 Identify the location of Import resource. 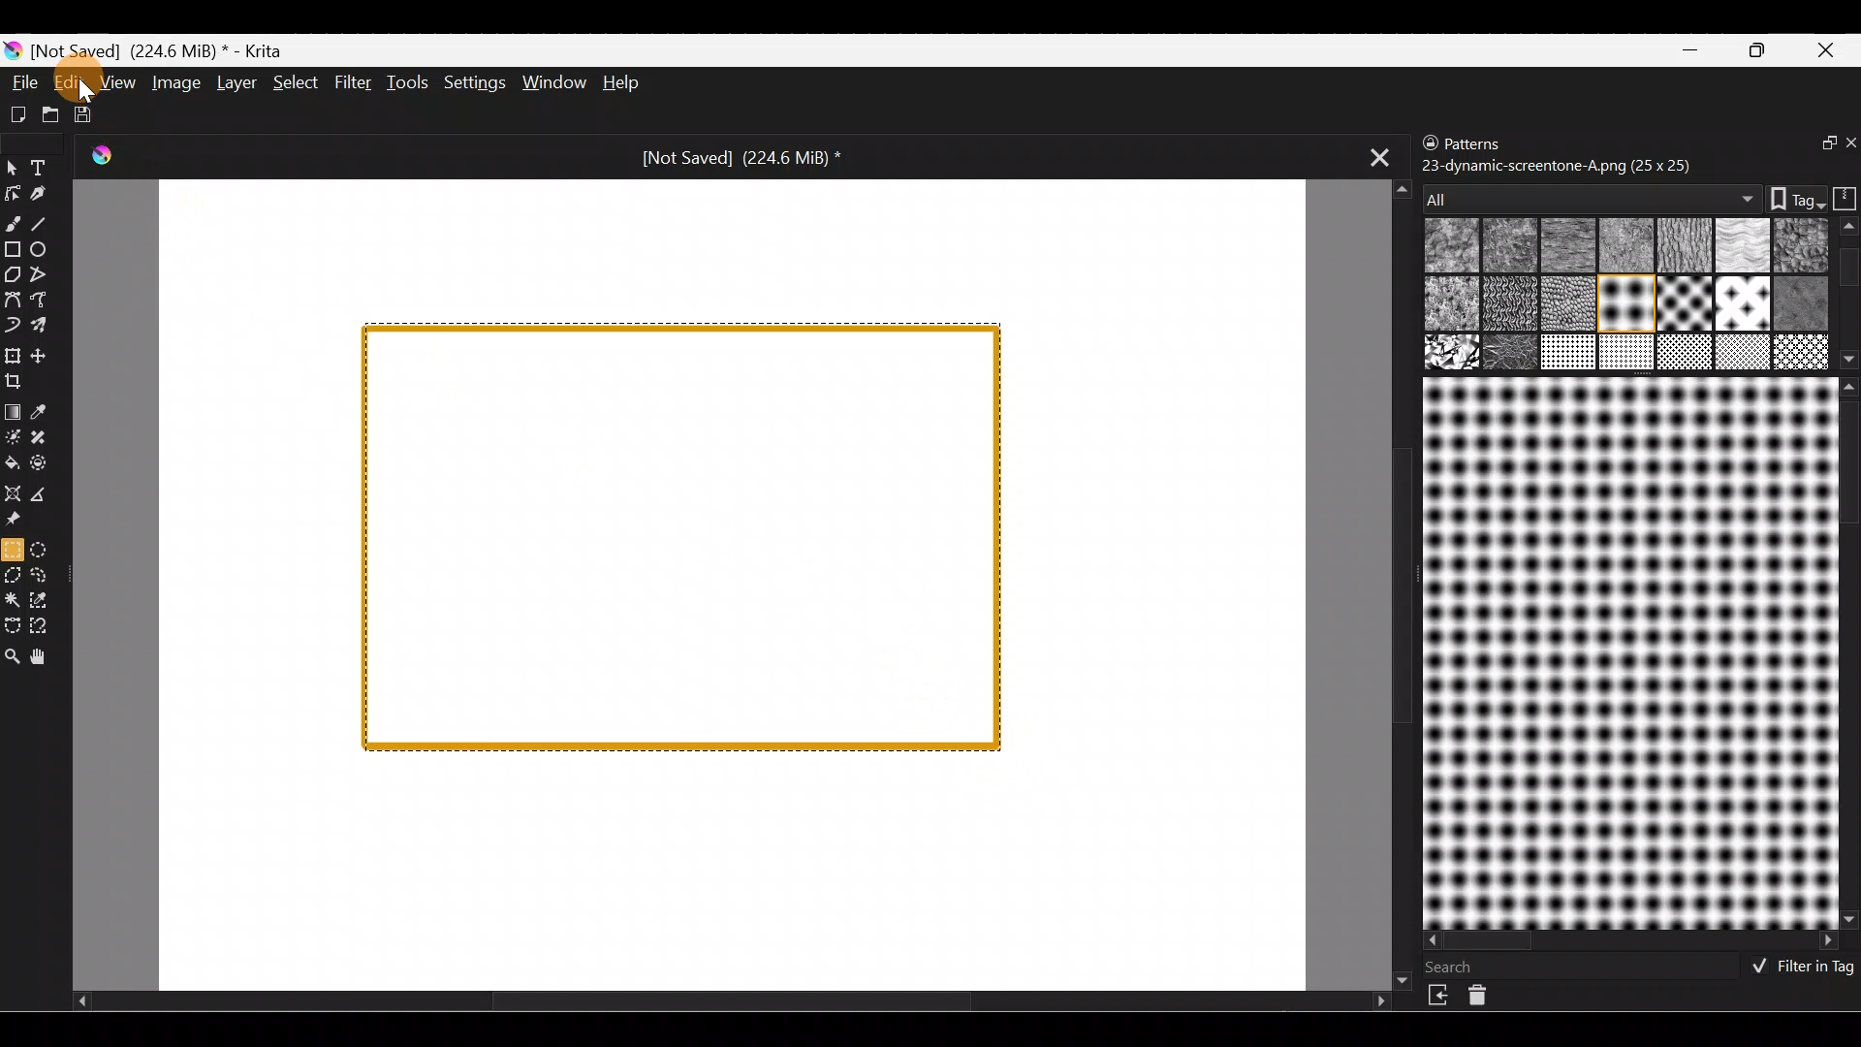
(1440, 996).